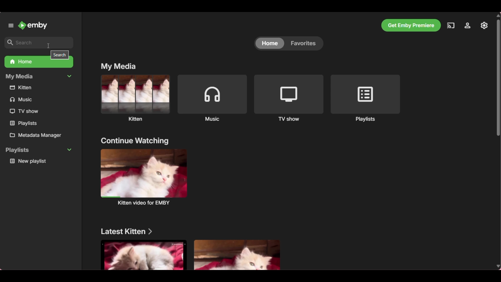 Image resolution: width=501 pixels, height=282 pixels. What do you see at coordinates (238, 255) in the screenshot?
I see `Media files under above mentioned section` at bounding box center [238, 255].